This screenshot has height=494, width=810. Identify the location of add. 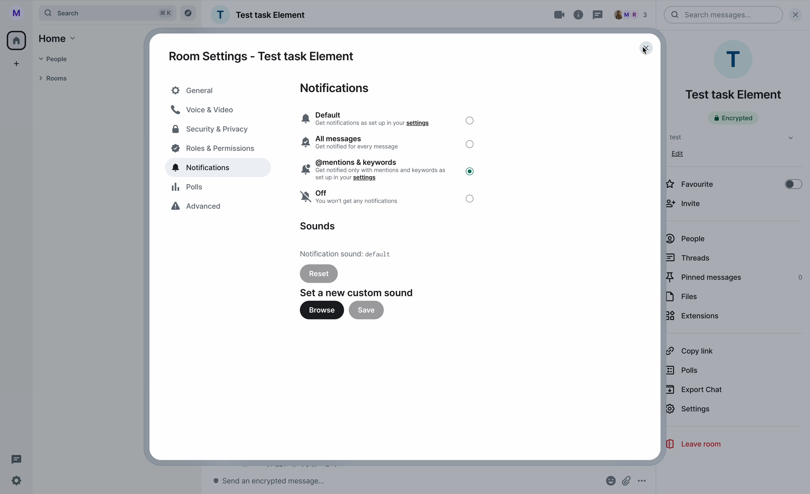
(17, 64).